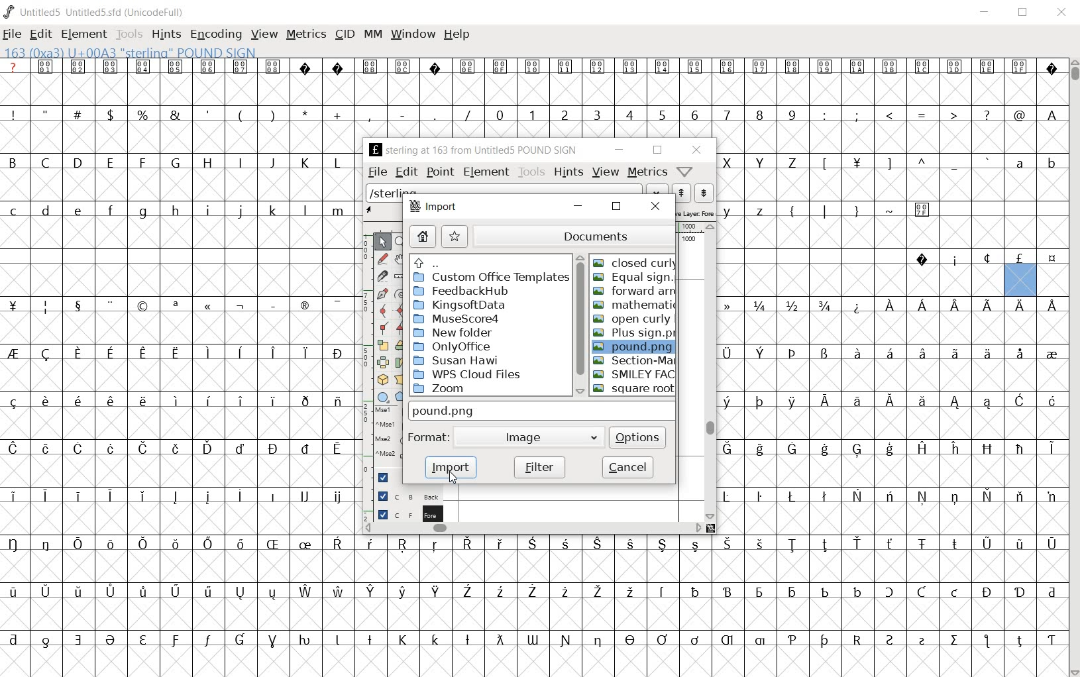  I want to click on Symbol, so click(824, 354).